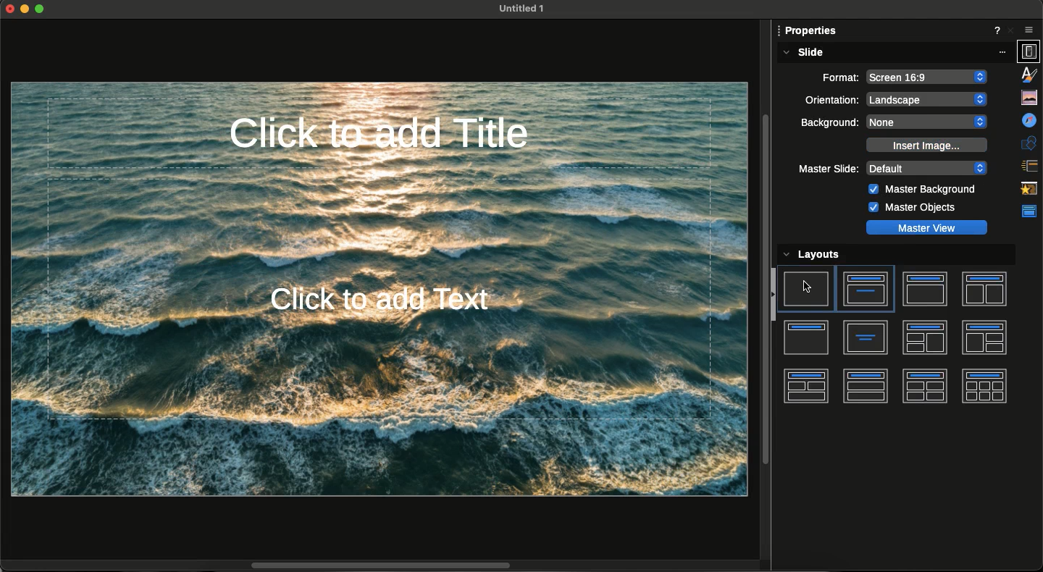 The width and height of the screenshot is (1043, 572). I want to click on Scrollbar, so click(766, 292).